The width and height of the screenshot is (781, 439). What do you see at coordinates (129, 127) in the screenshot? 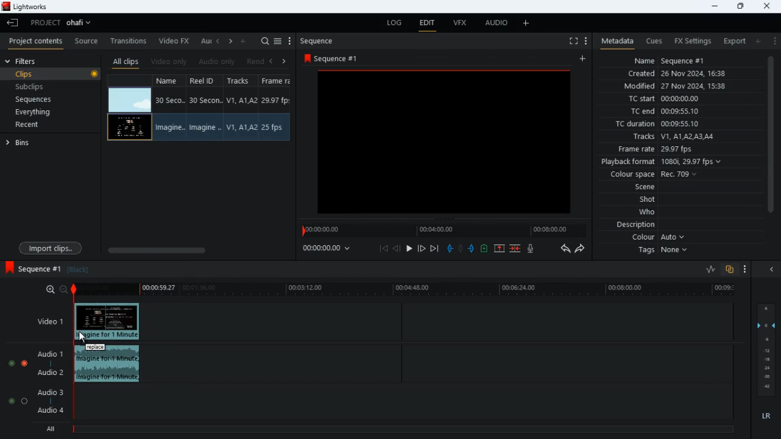
I see `videos` at bounding box center [129, 127].